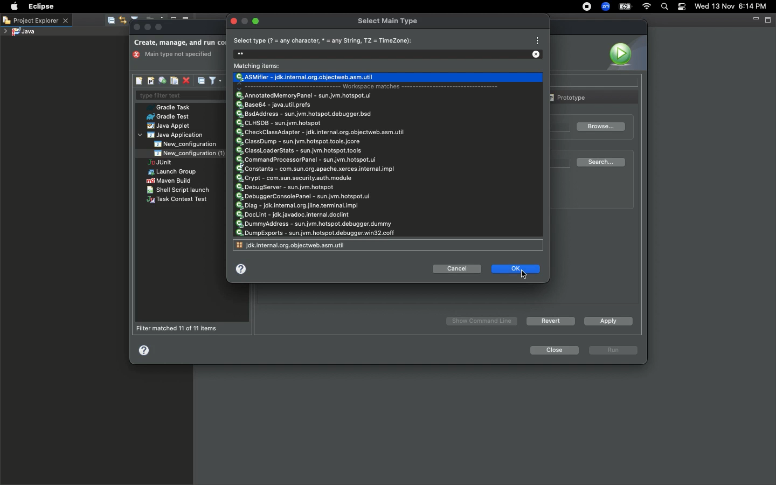 The width and height of the screenshot is (776, 485). Describe the element at coordinates (324, 41) in the screenshot. I see `Select type (? = any character, * = any String, TZ = TimeZone):` at that location.